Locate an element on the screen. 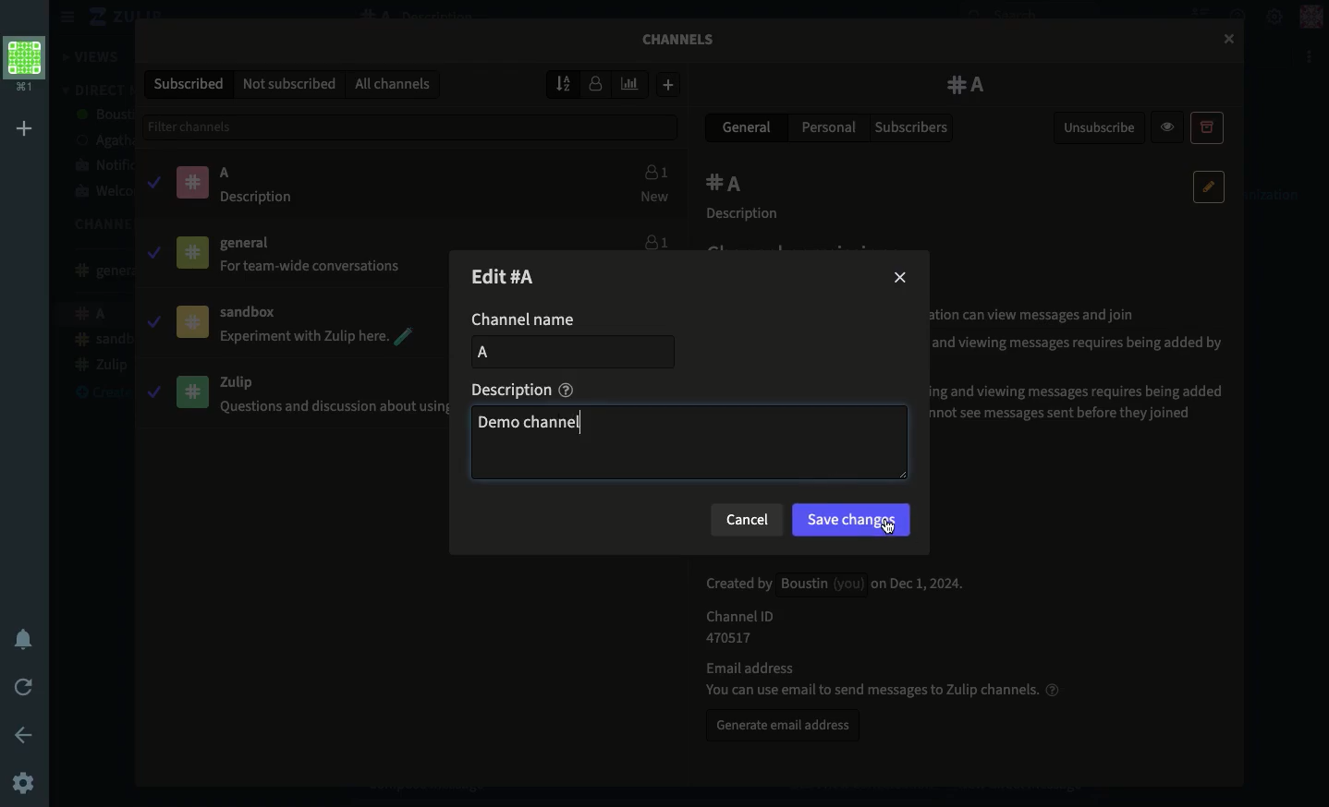 The width and height of the screenshot is (1329, 807). Preview is located at coordinates (1170, 126).